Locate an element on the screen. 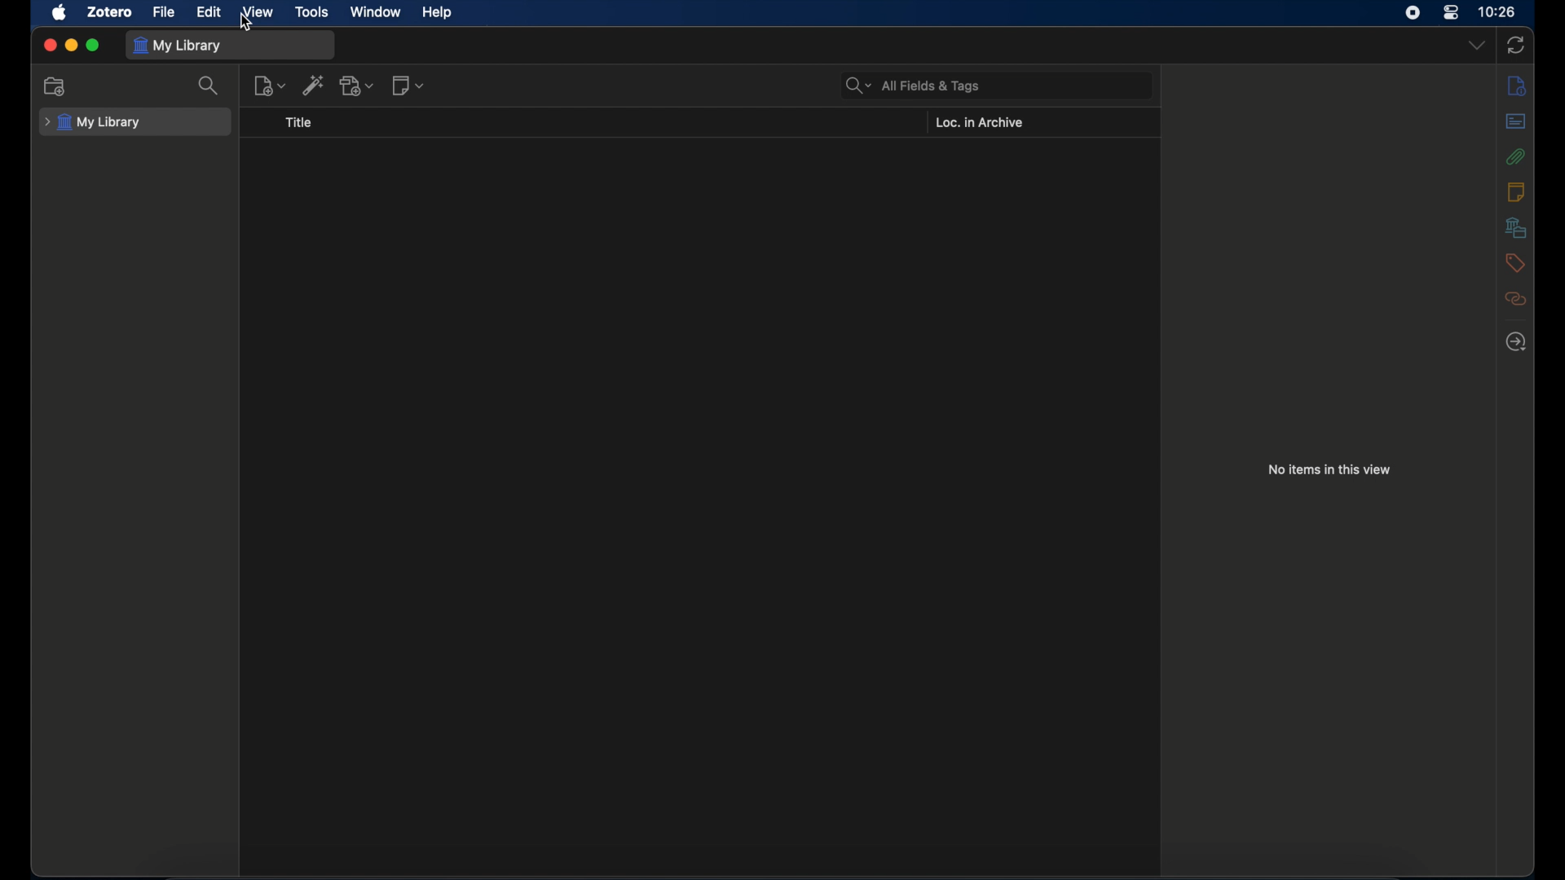  zotero is located at coordinates (108, 13).